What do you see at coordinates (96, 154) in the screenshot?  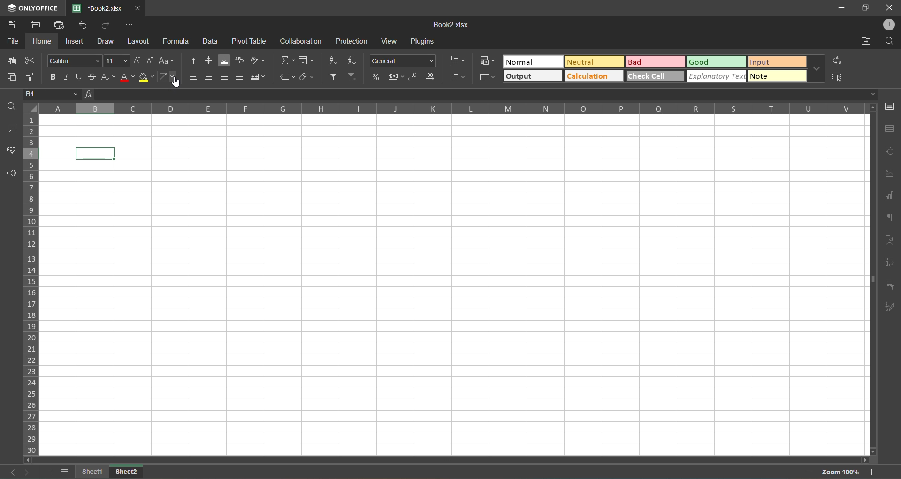 I see `selected cell` at bounding box center [96, 154].